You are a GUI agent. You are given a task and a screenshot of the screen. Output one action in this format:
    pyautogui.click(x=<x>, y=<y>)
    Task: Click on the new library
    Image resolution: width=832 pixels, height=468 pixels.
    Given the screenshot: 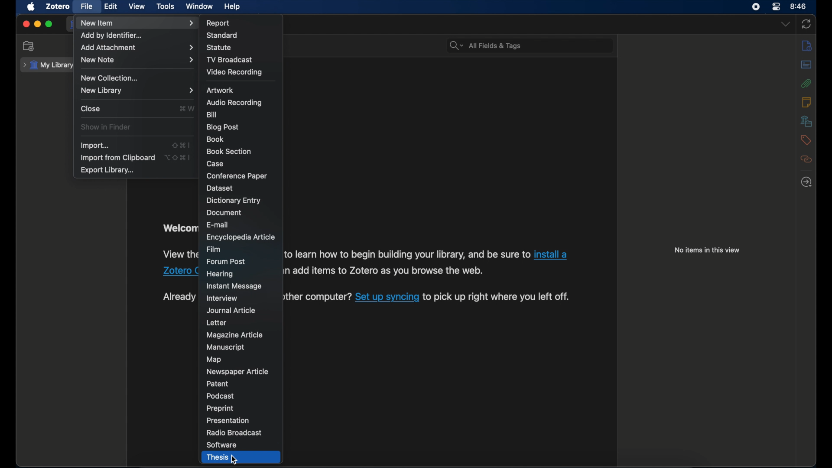 What is the action you would take?
    pyautogui.click(x=137, y=90)
    